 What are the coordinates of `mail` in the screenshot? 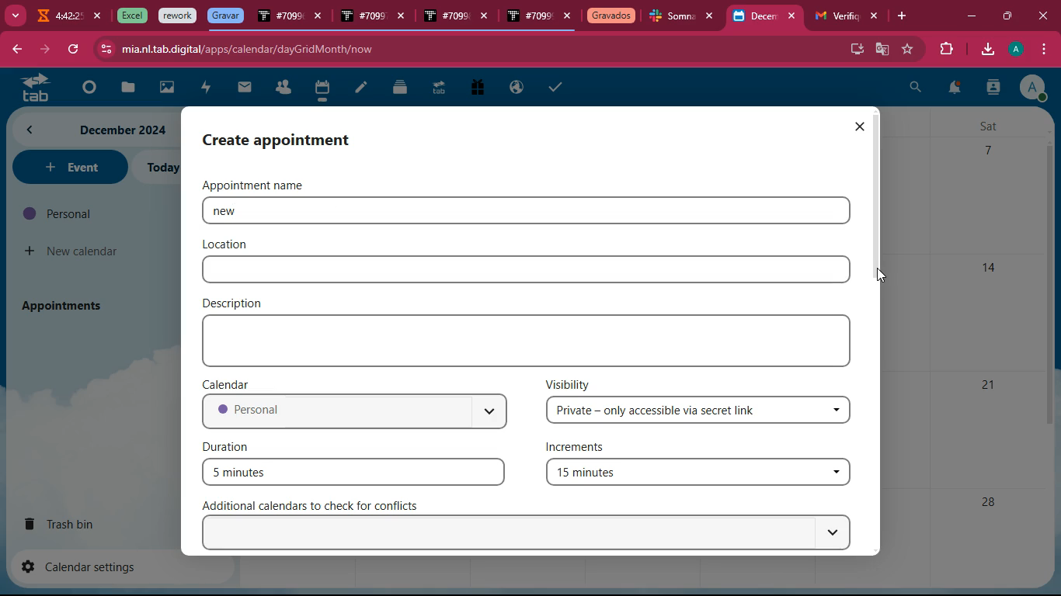 It's located at (245, 88).